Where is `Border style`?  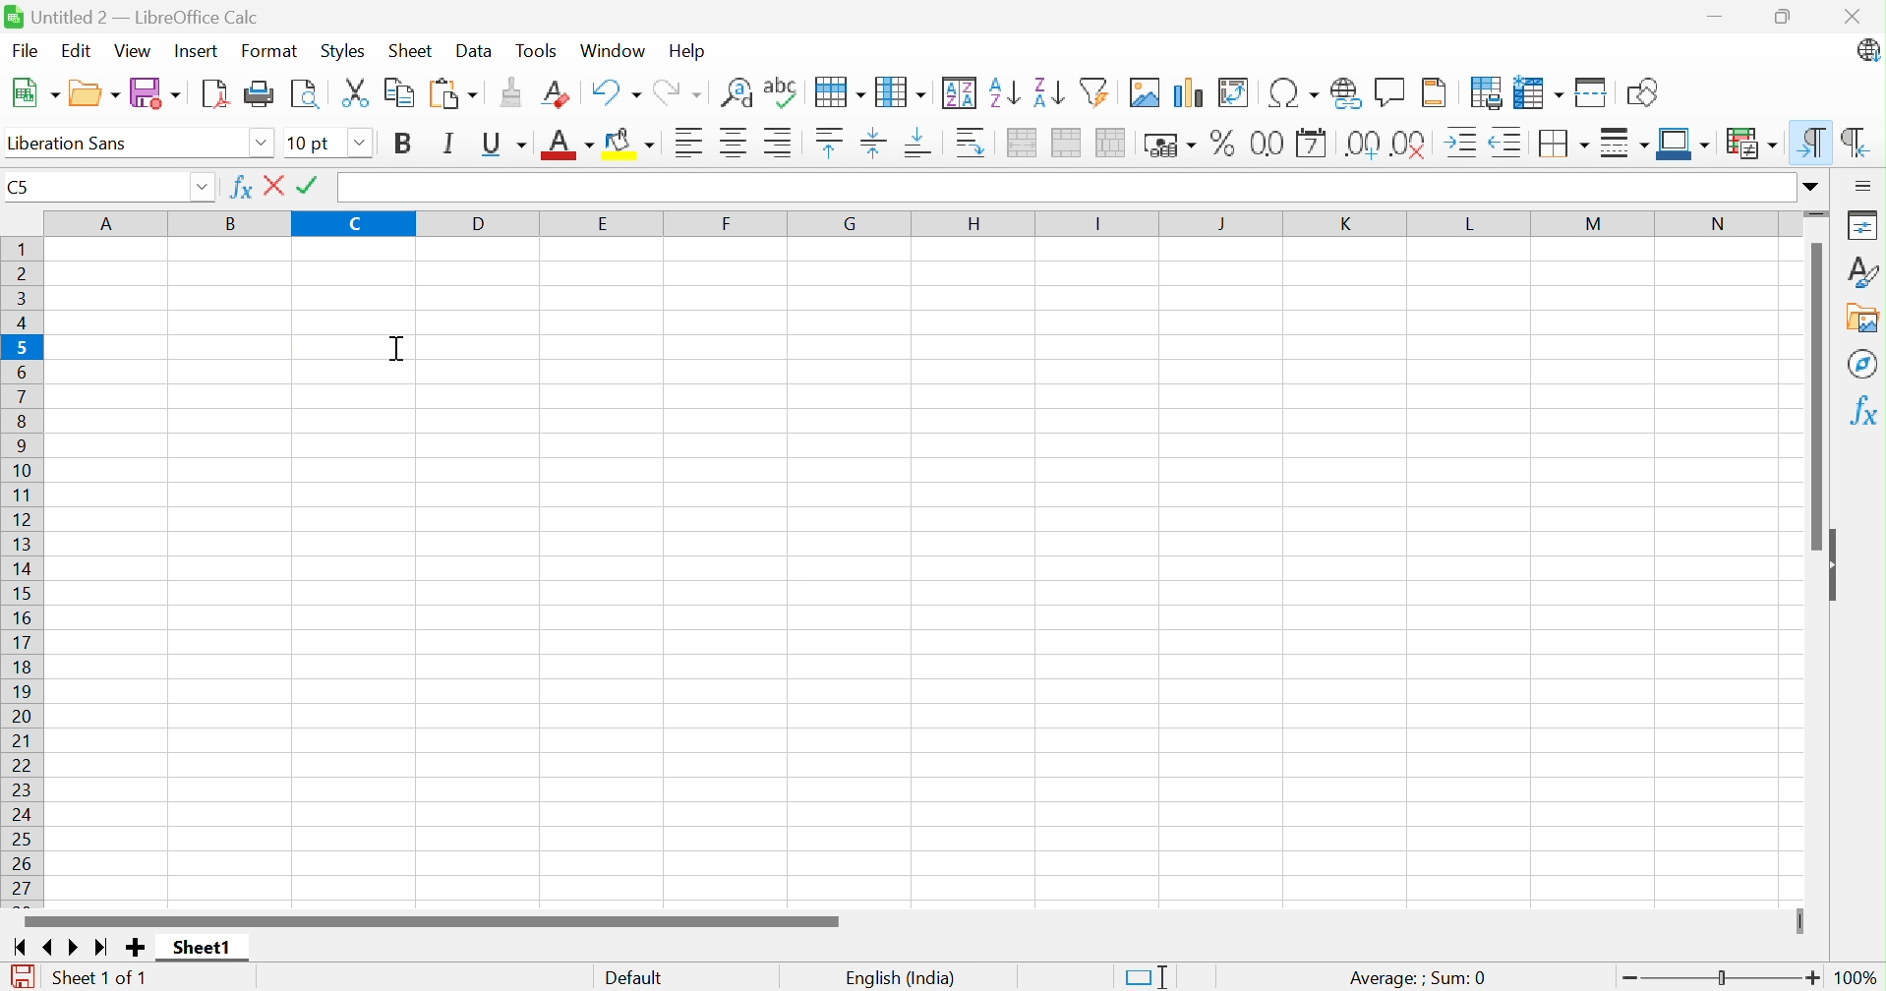
Border style is located at coordinates (1624, 143).